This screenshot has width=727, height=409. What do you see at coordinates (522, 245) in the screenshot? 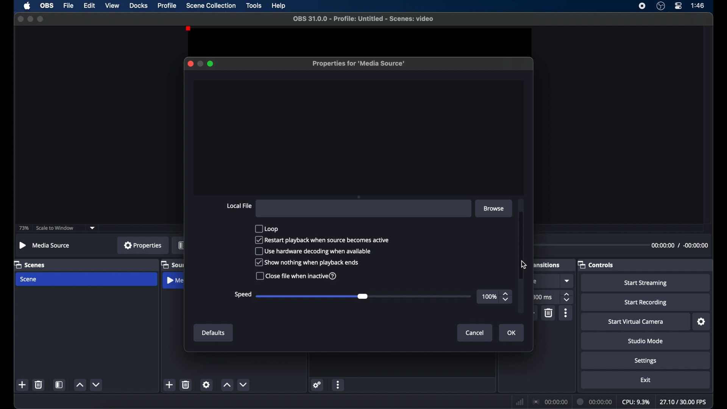
I see `scroll box` at bounding box center [522, 245].